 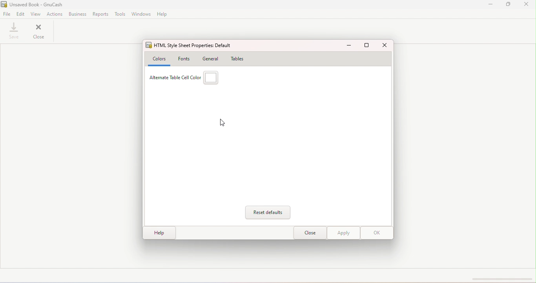 I want to click on OK, so click(x=377, y=232).